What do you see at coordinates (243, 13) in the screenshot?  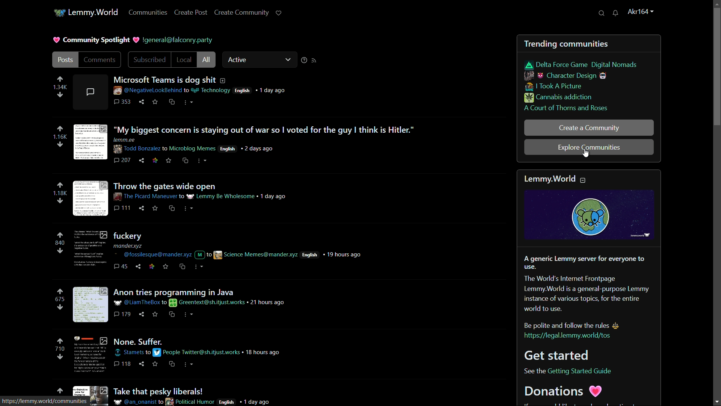 I see `create community` at bounding box center [243, 13].